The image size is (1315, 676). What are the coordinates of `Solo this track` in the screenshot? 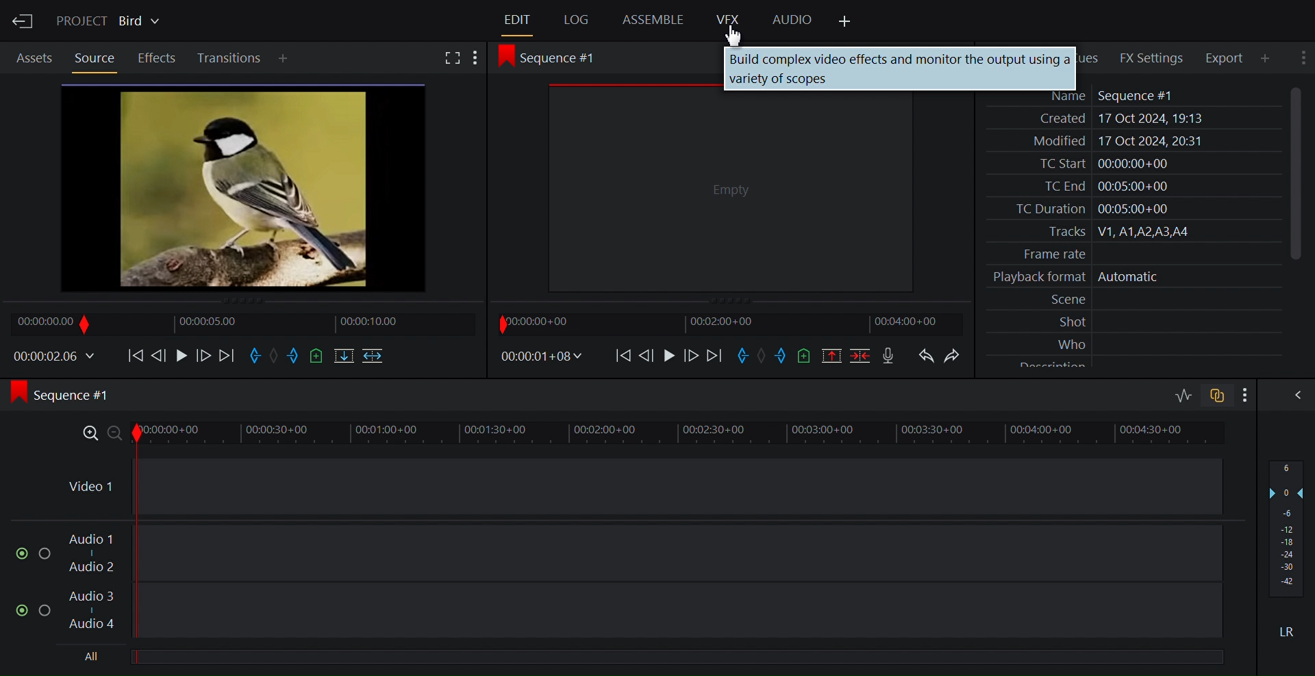 It's located at (46, 552).